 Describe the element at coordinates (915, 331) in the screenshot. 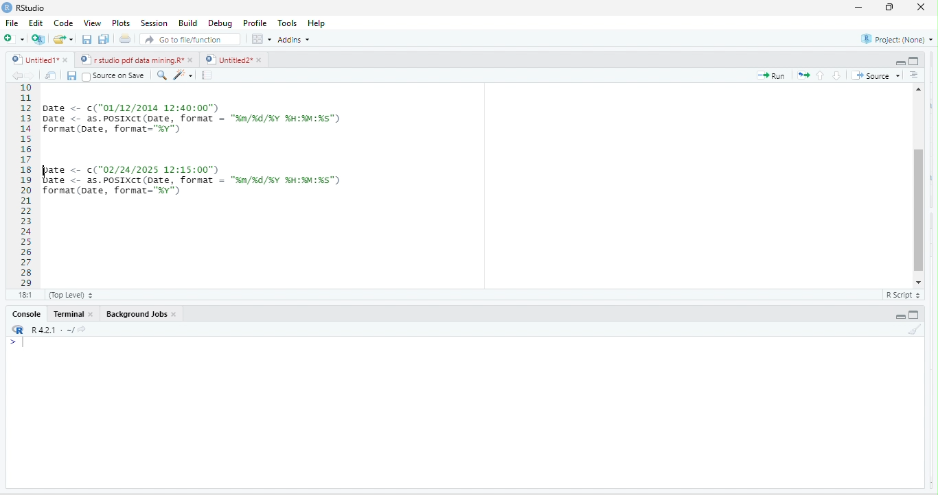

I see `clear console` at that location.